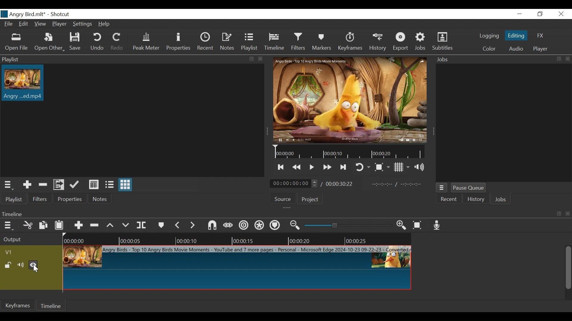 The image size is (572, 321). Describe the element at coordinates (540, 36) in the screenshot. I see `FX` at that location.